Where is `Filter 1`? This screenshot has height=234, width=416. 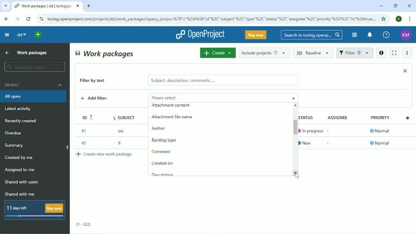 Filter 1 is located at coordinates (355, 53).